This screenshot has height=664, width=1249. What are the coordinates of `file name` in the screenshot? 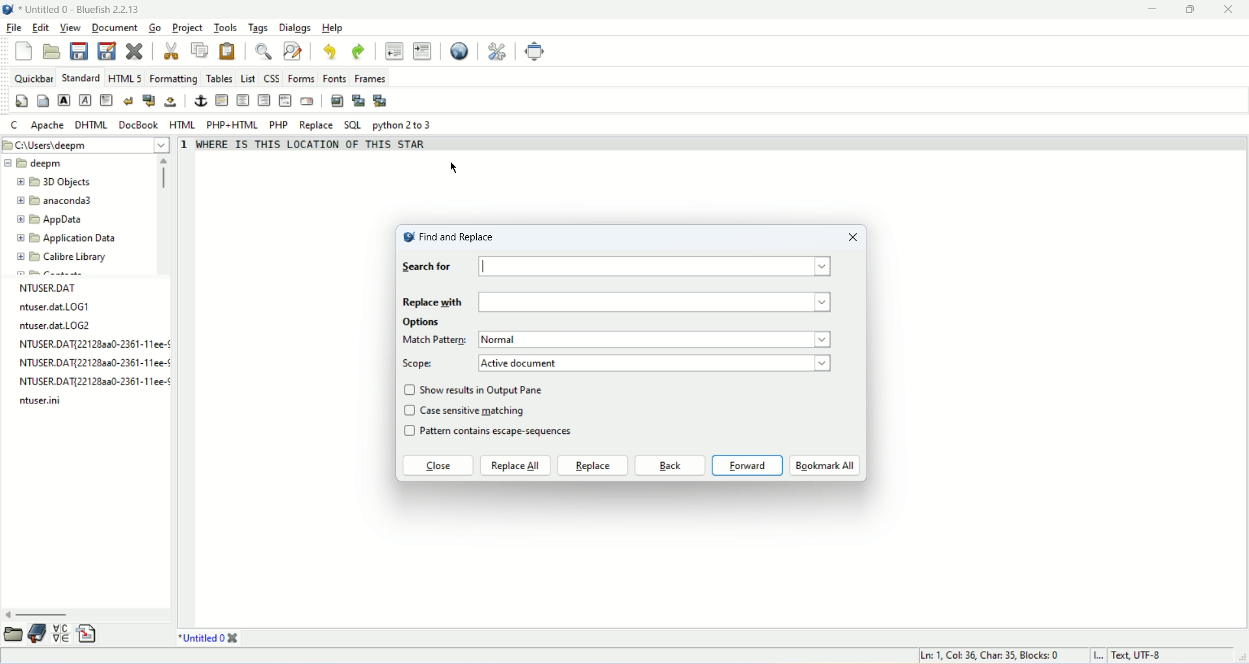 It's located at (94, 363).